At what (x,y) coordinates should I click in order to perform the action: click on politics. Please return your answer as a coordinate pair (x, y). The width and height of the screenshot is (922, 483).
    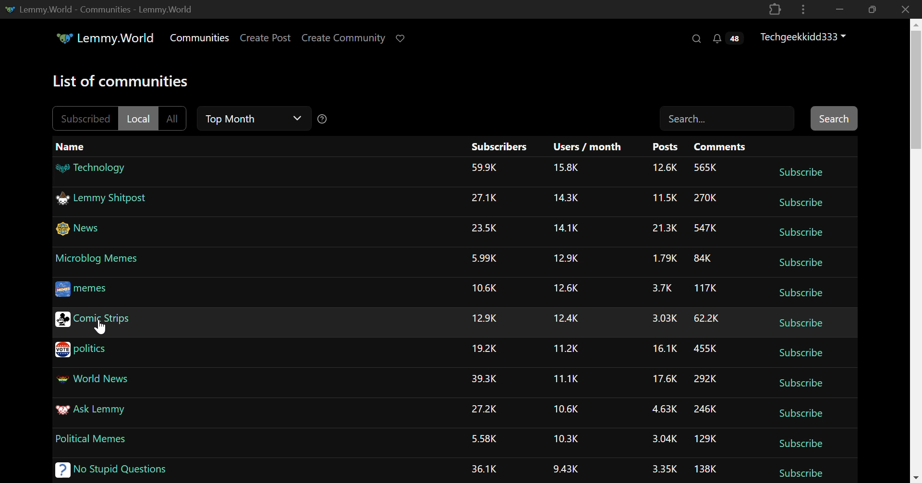
    Looking at the image, I should click on (84, 350).